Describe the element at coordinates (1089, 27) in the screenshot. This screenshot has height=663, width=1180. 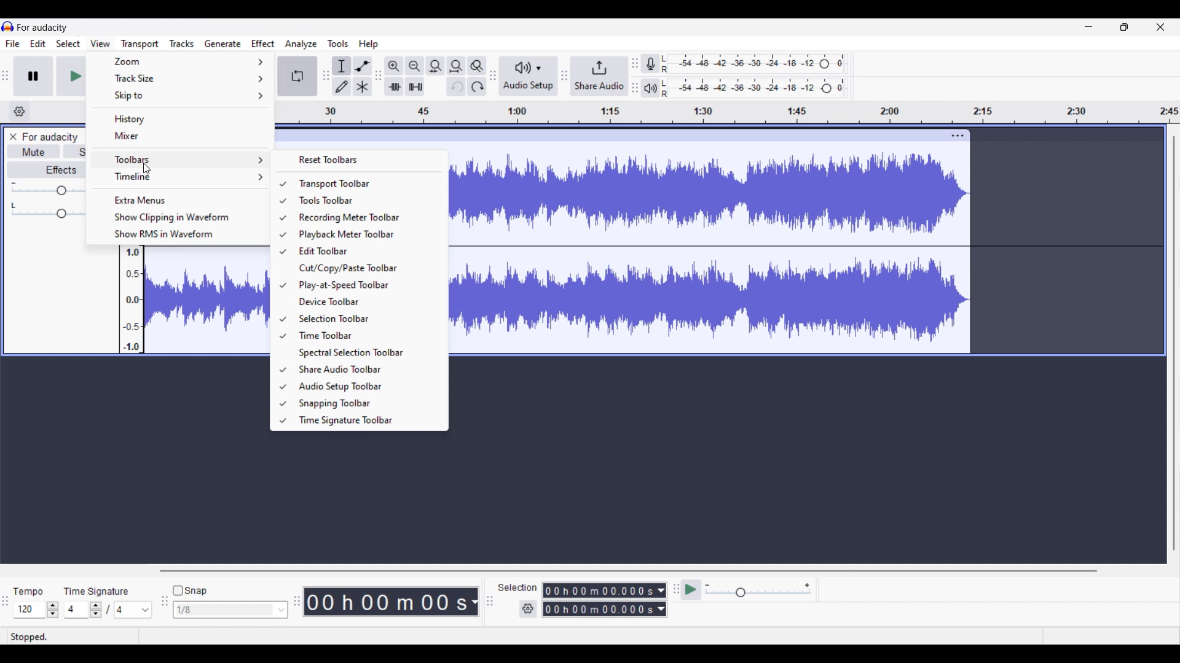
I see `Minimize` at that location.